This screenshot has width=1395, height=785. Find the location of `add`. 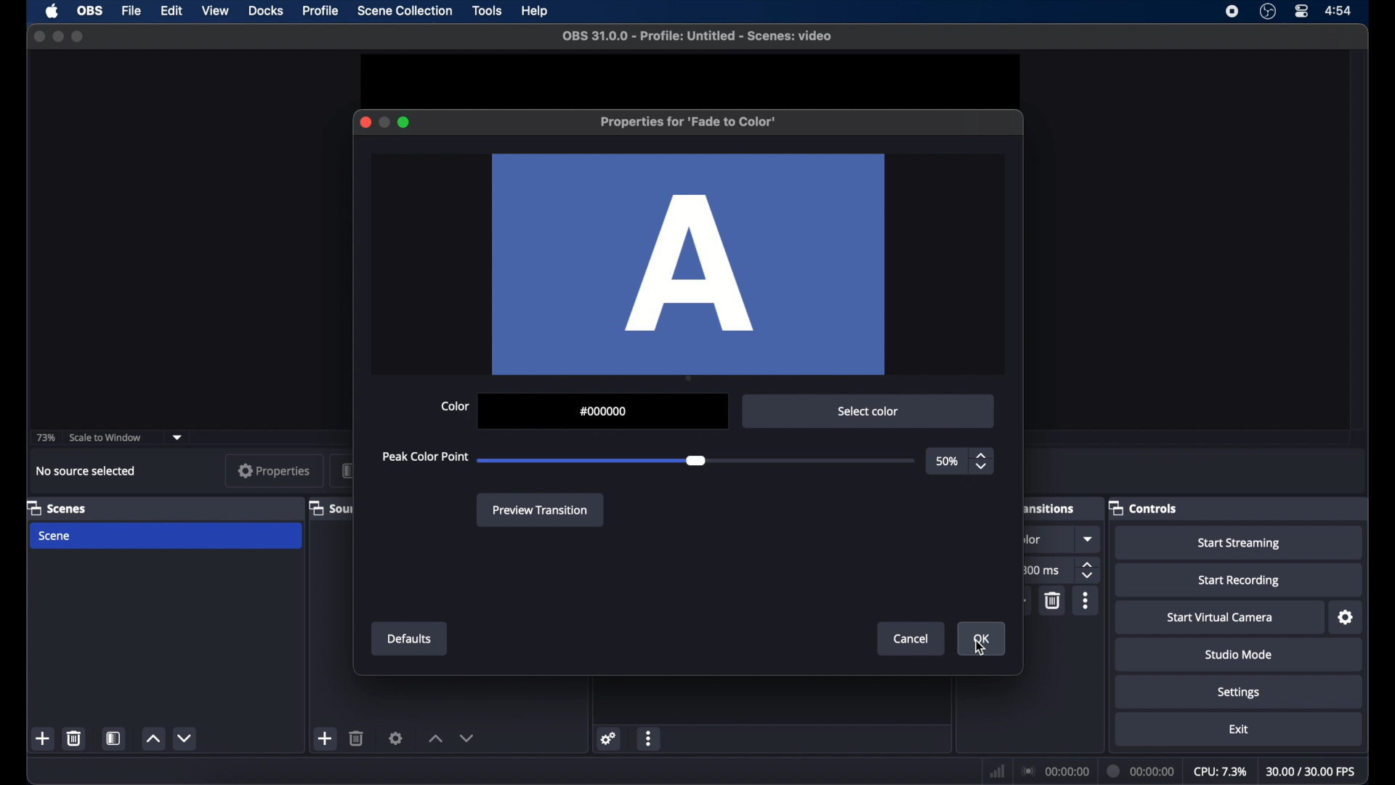

add is located at coordinates (325, 738).